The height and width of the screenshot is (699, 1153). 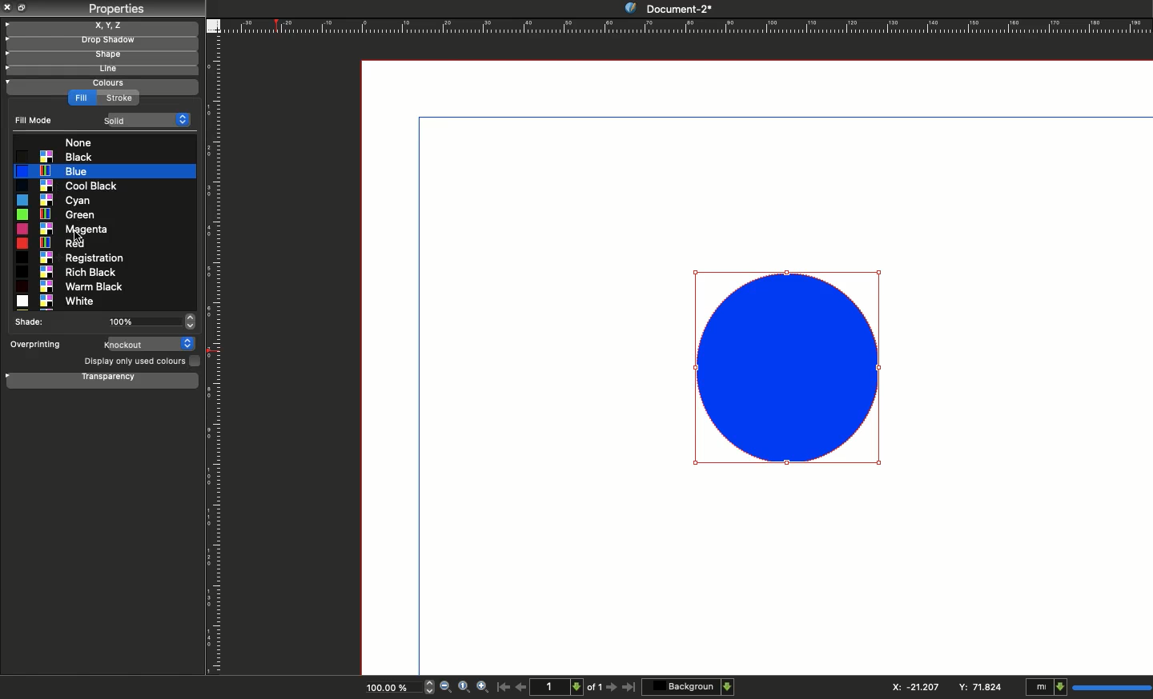 I want to click on Knockout, so click(x=147, y=345).